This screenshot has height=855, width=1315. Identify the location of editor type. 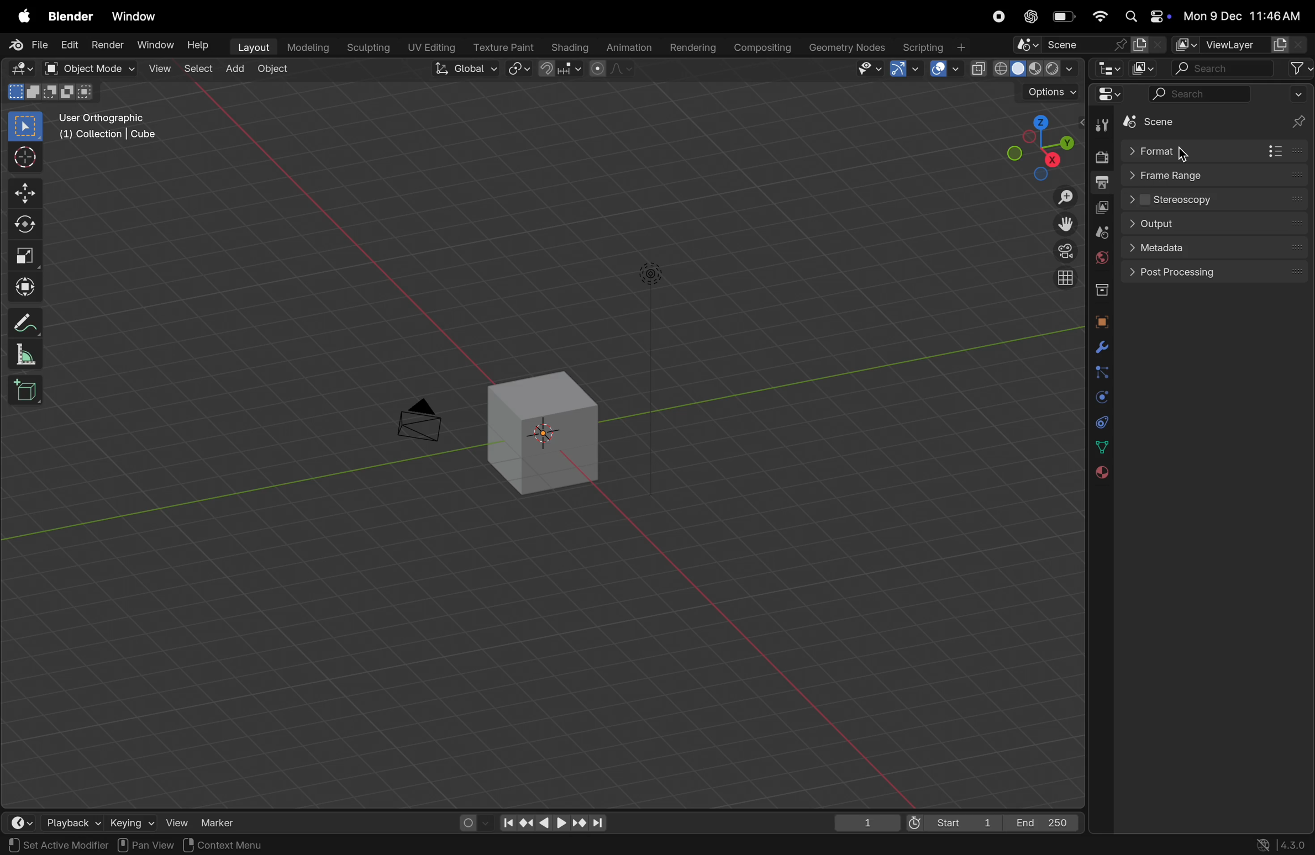
(20, 69).